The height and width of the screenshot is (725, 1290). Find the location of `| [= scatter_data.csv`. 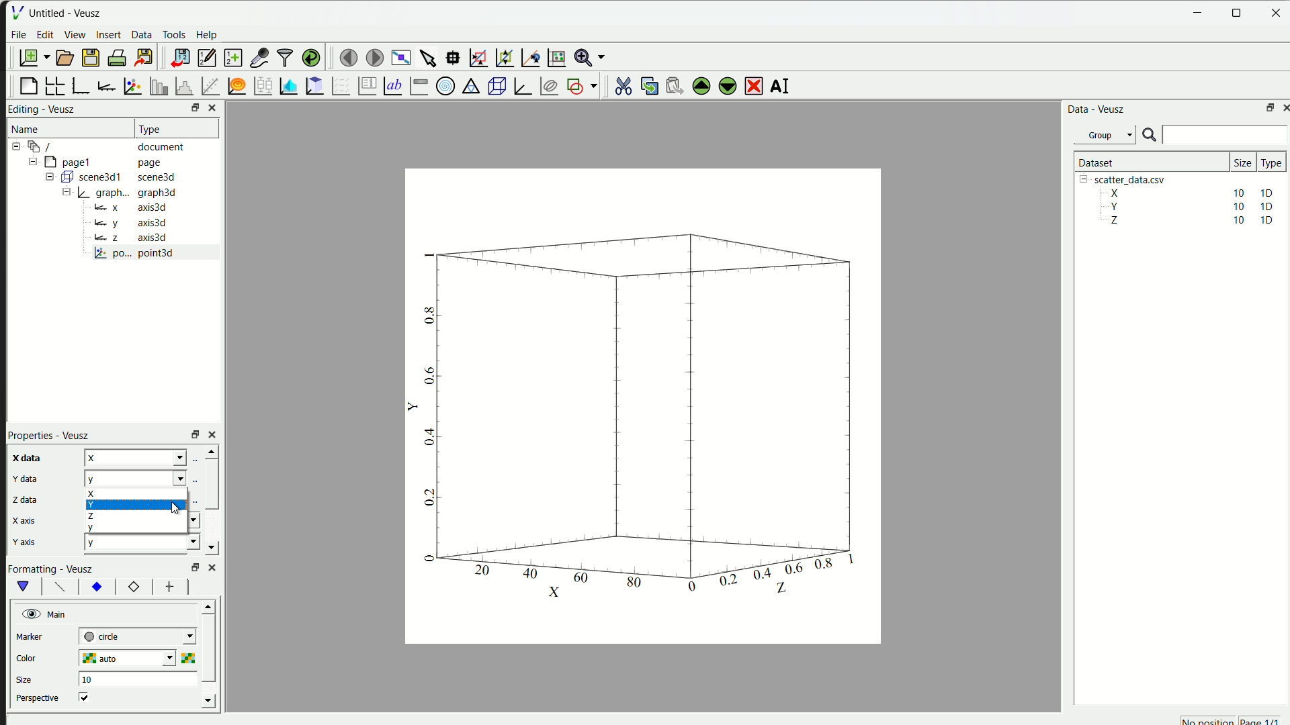

| [= scatter_data.csv is located at coordinates (1127, 179).